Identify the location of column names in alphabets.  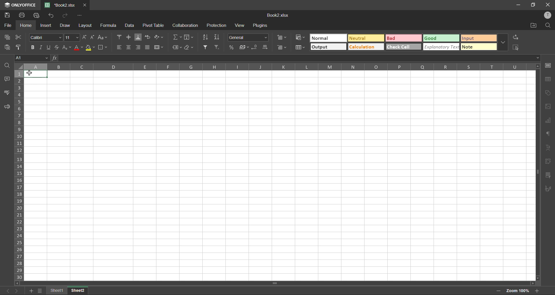
(273, 66).